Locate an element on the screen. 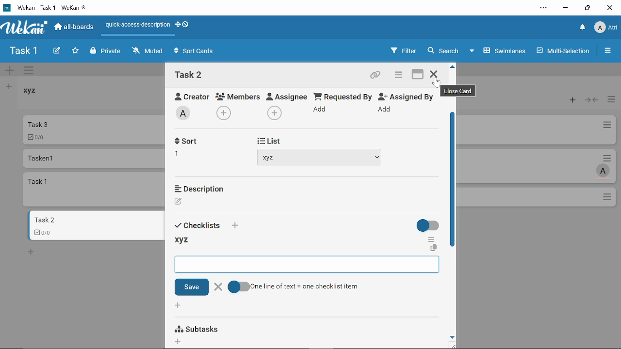 The height and width of the screenshot is (349, 621). Requested By is located at coordinates (343, 96).